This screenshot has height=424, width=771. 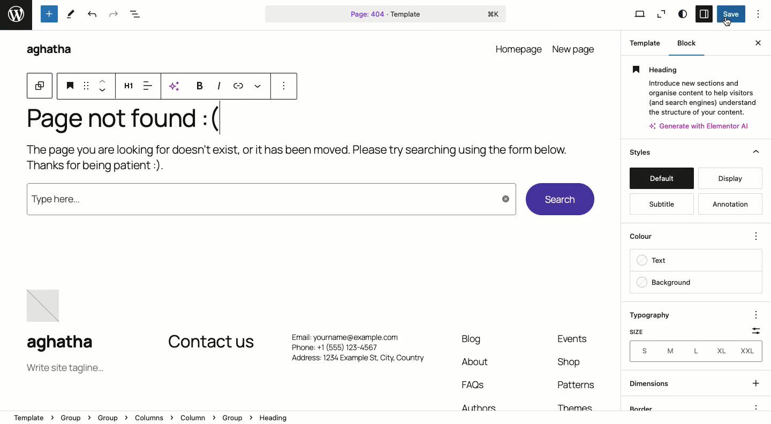 What do you see at coordinates (698, 126) in the screenshot?
I see `4: Generate with Elemento Al` at bounding box center [698, 126].